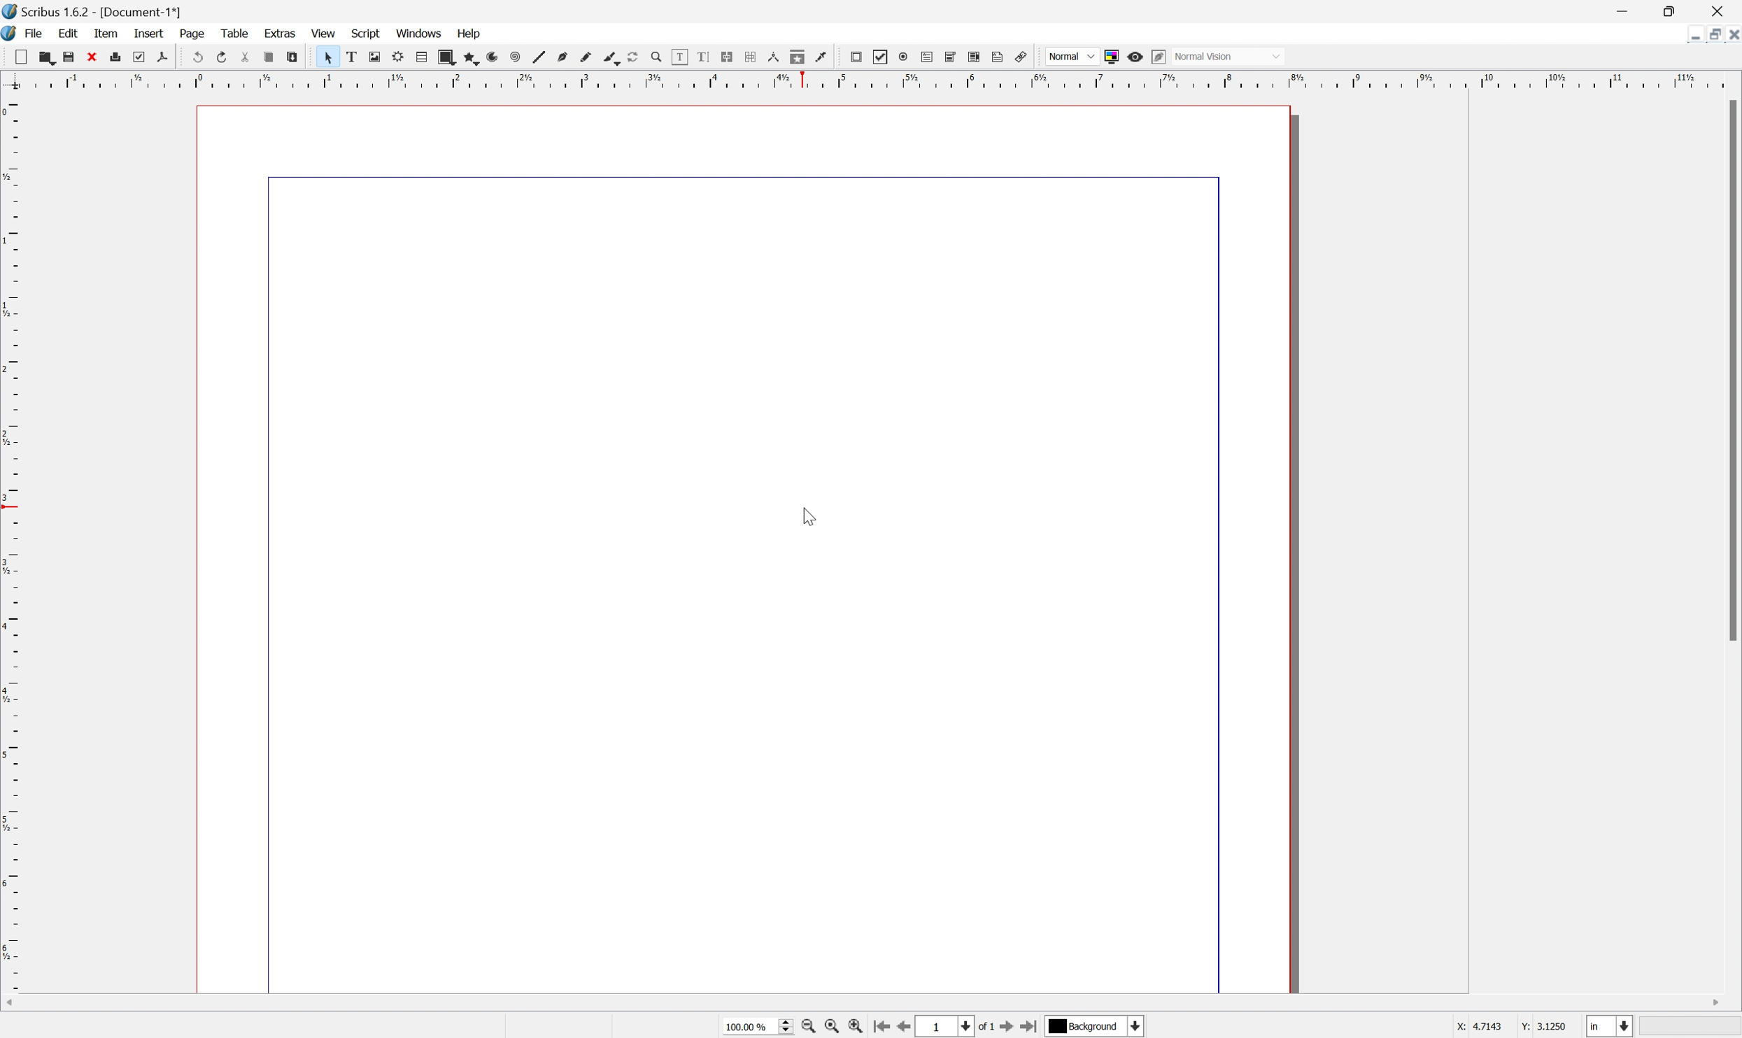  What do you see at coordinates (193, 34) in the screenshot?
I see `page` at bounding box center [193, 34].